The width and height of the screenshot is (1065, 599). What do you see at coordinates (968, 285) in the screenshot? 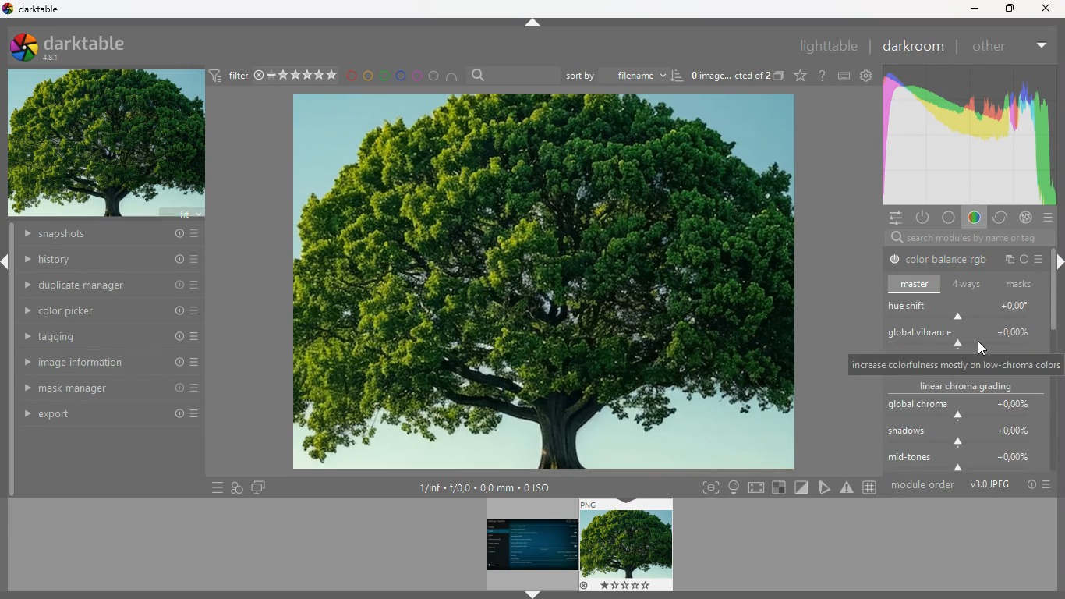
I see `4 ways` at bounding box center [968, 285].